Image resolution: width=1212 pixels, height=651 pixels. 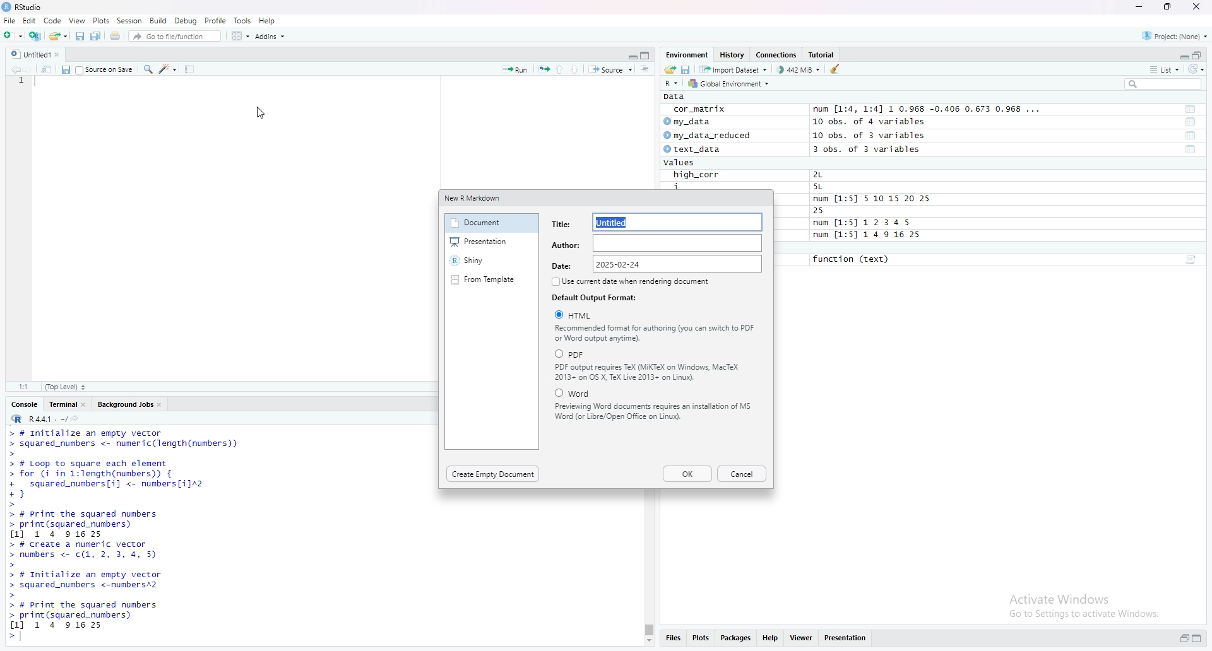 What do you see at coordinates (835, 175) in the screenshot?
I see `2L` at bounding box center [835, 175].